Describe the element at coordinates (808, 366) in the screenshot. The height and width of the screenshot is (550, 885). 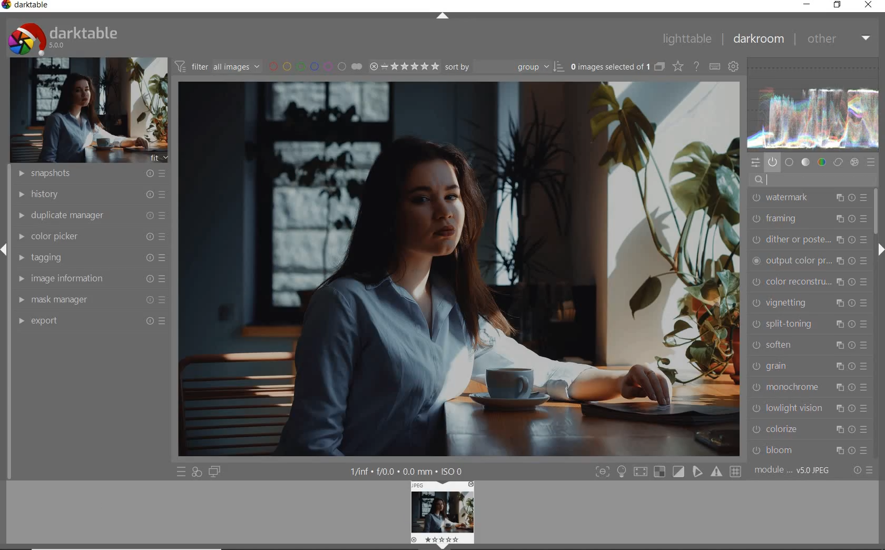
I see `grain` at that location.